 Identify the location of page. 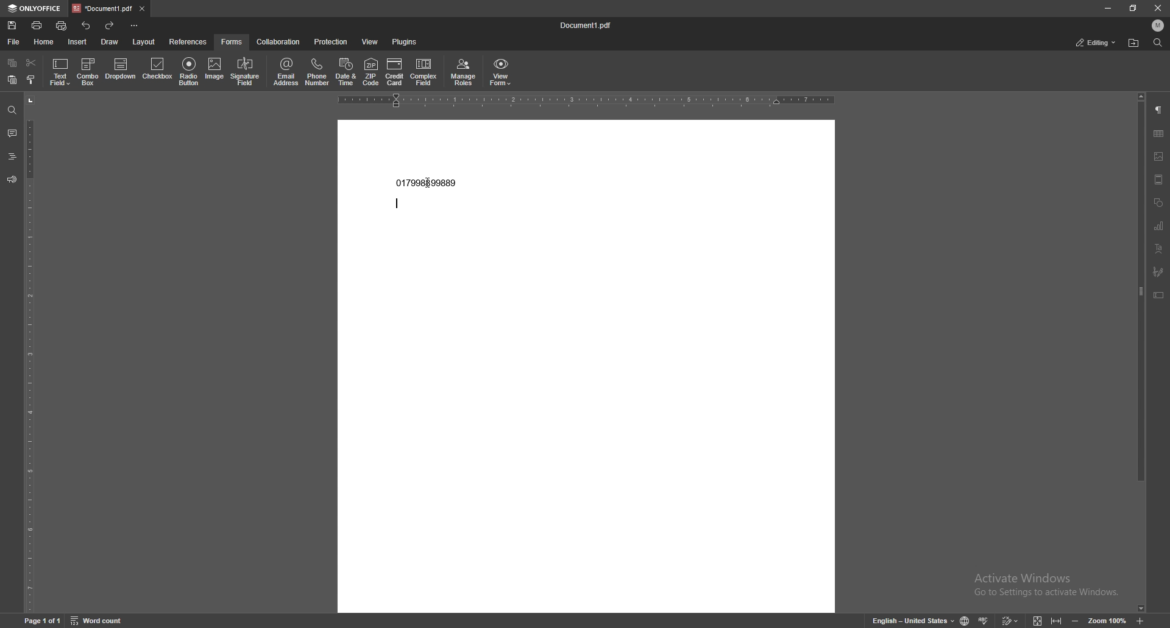
(43, 621).